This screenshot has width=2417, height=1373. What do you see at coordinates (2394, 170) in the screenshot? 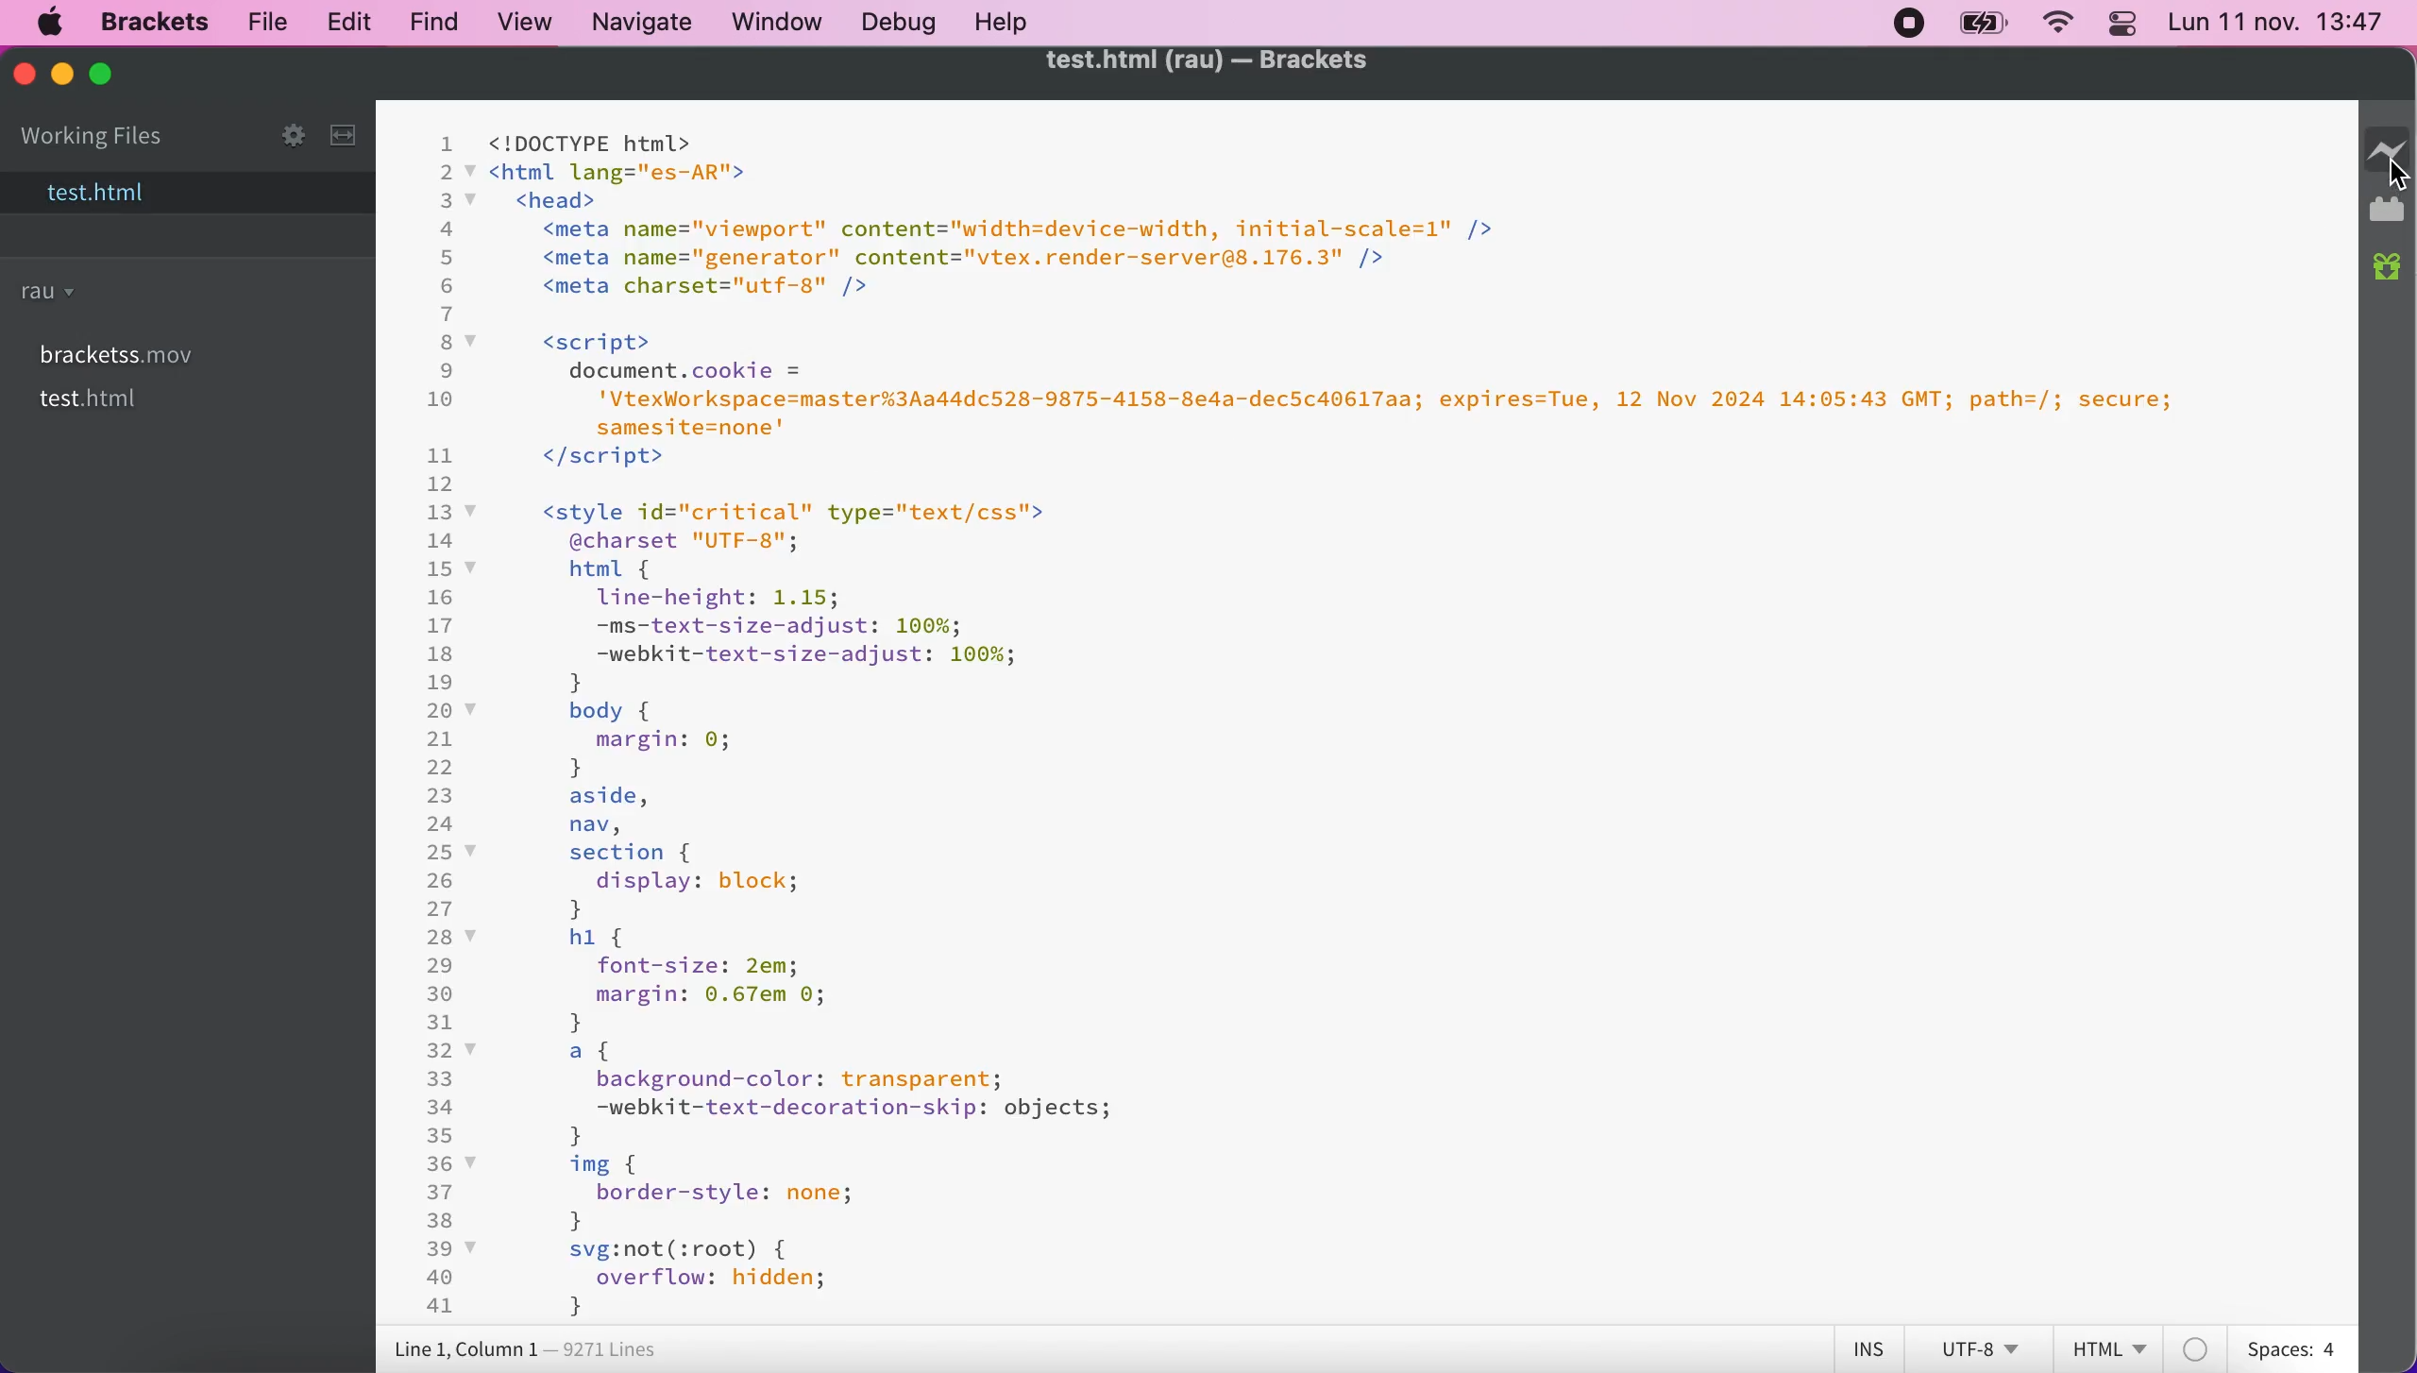
I see `cursor` at bounding box center [2394, 170].